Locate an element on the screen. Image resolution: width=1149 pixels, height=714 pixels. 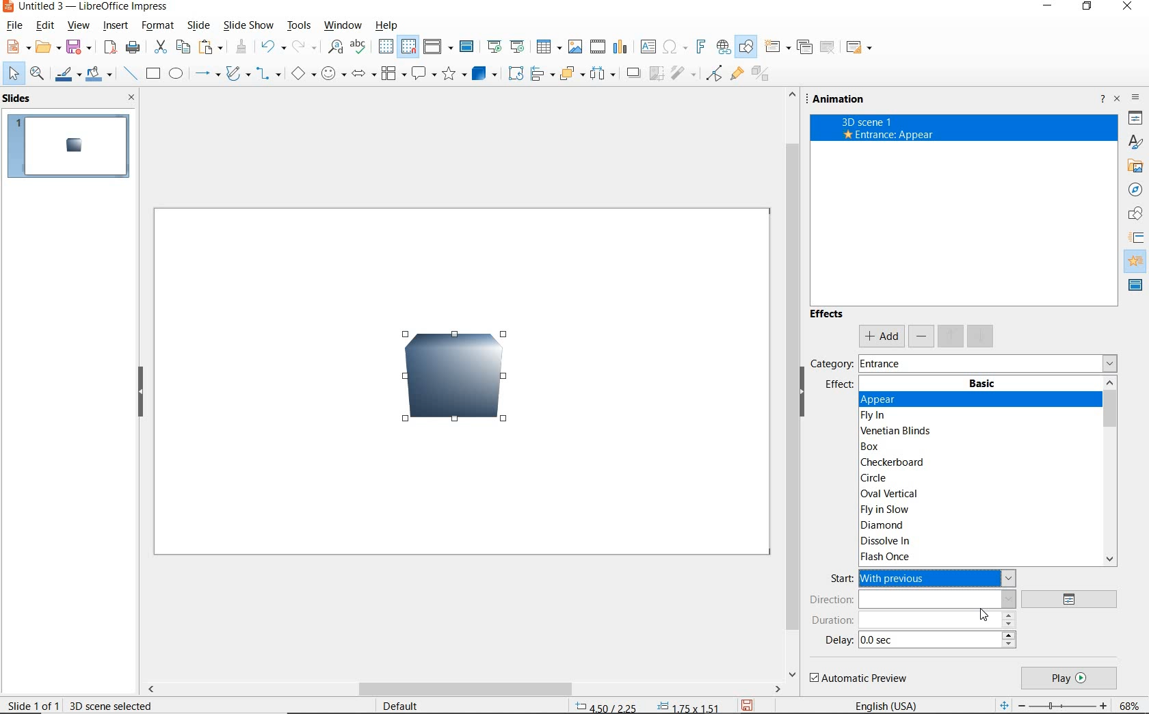
fill color is located at coordinates (98, 75).